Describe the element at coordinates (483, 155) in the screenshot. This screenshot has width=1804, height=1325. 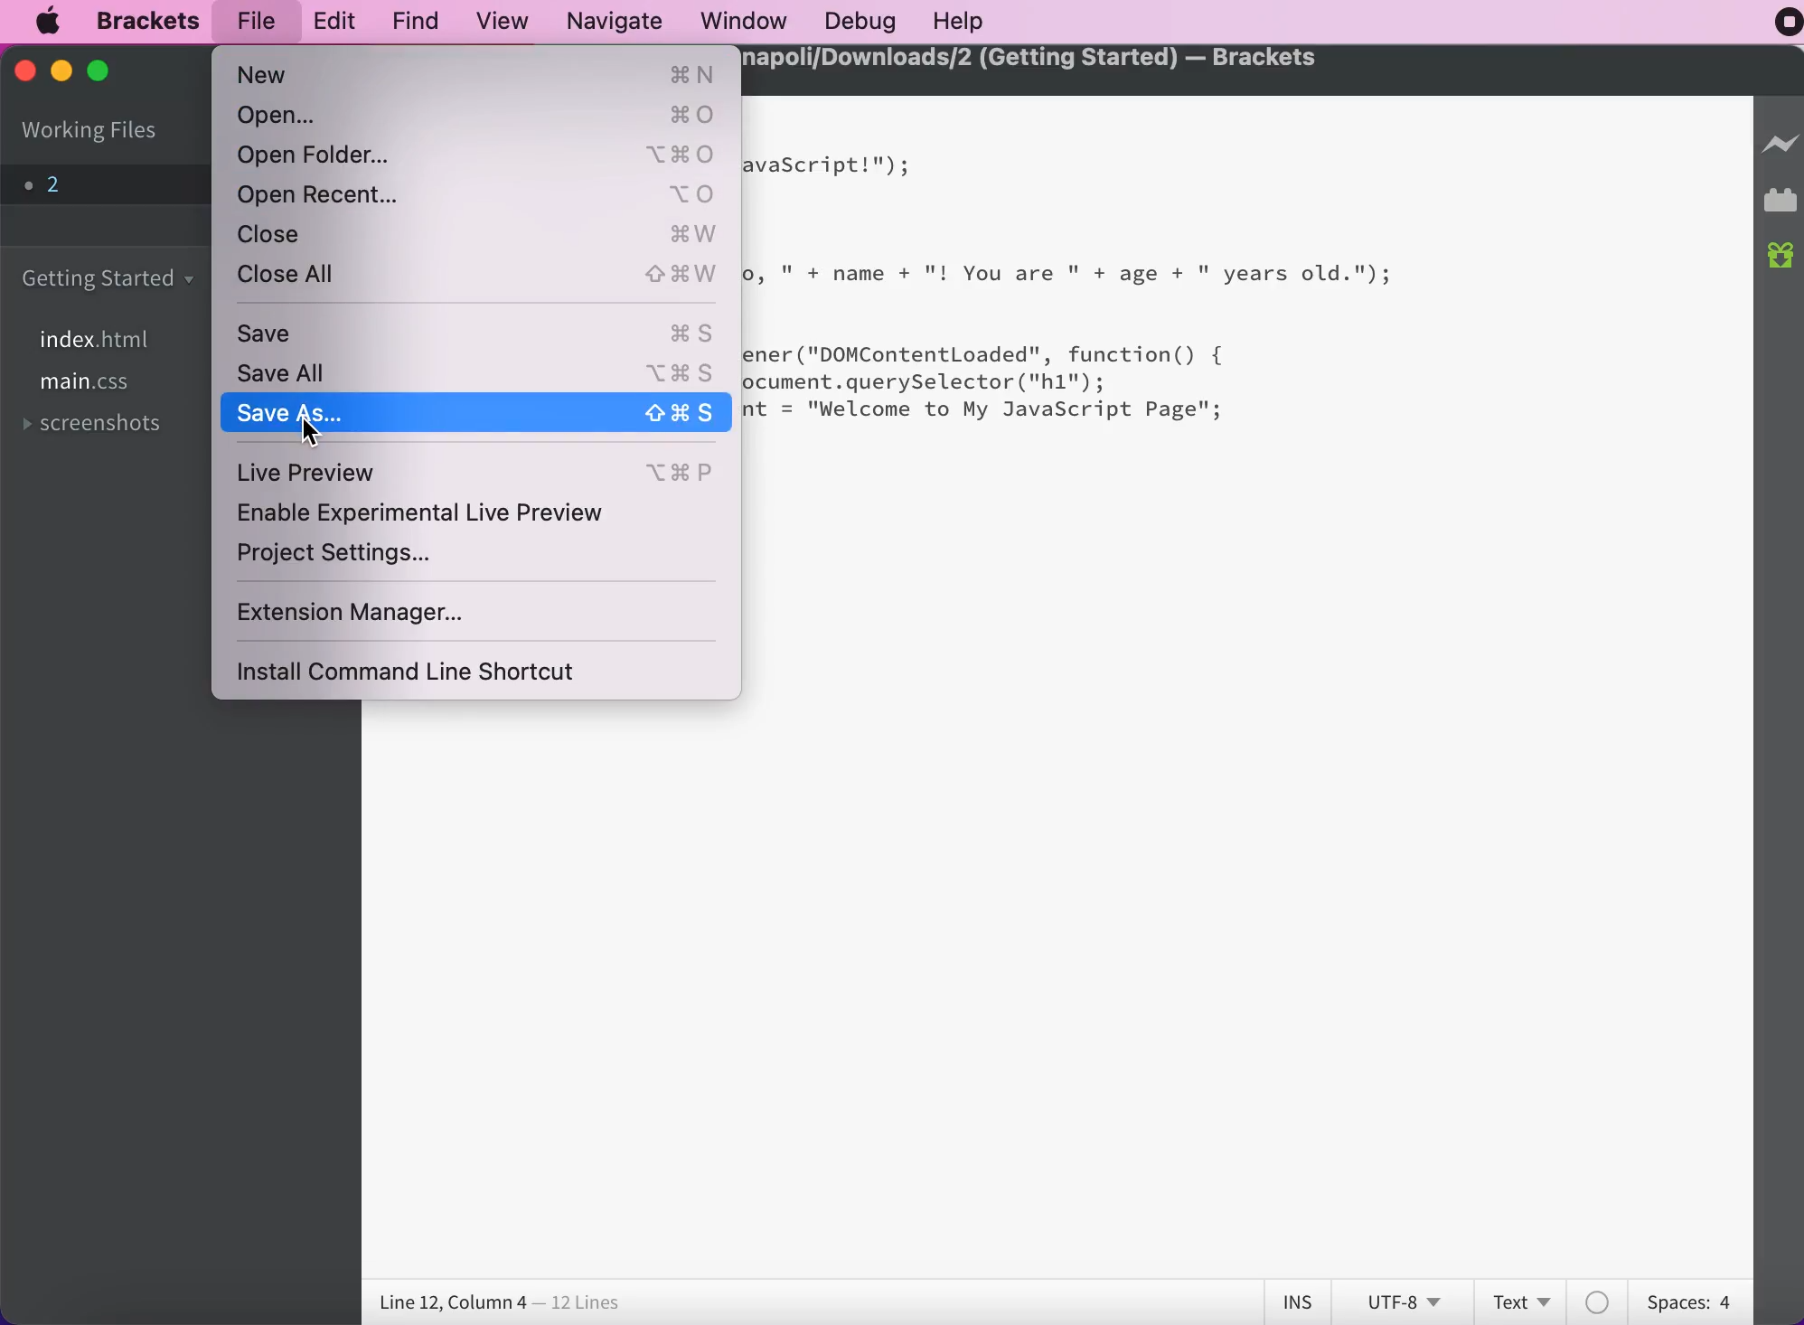
I see `open folder` at that location.